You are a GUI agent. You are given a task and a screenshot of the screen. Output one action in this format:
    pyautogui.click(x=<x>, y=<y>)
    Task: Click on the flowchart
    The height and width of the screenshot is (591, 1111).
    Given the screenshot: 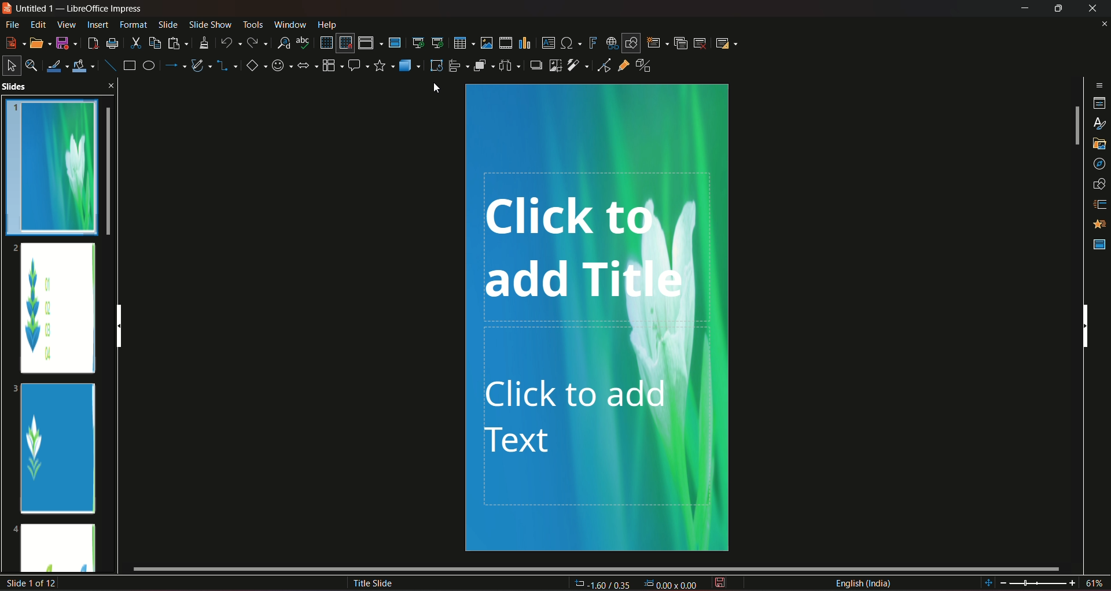 What is the action you would take?
    pyautogui.click(x=332, y=64)
    